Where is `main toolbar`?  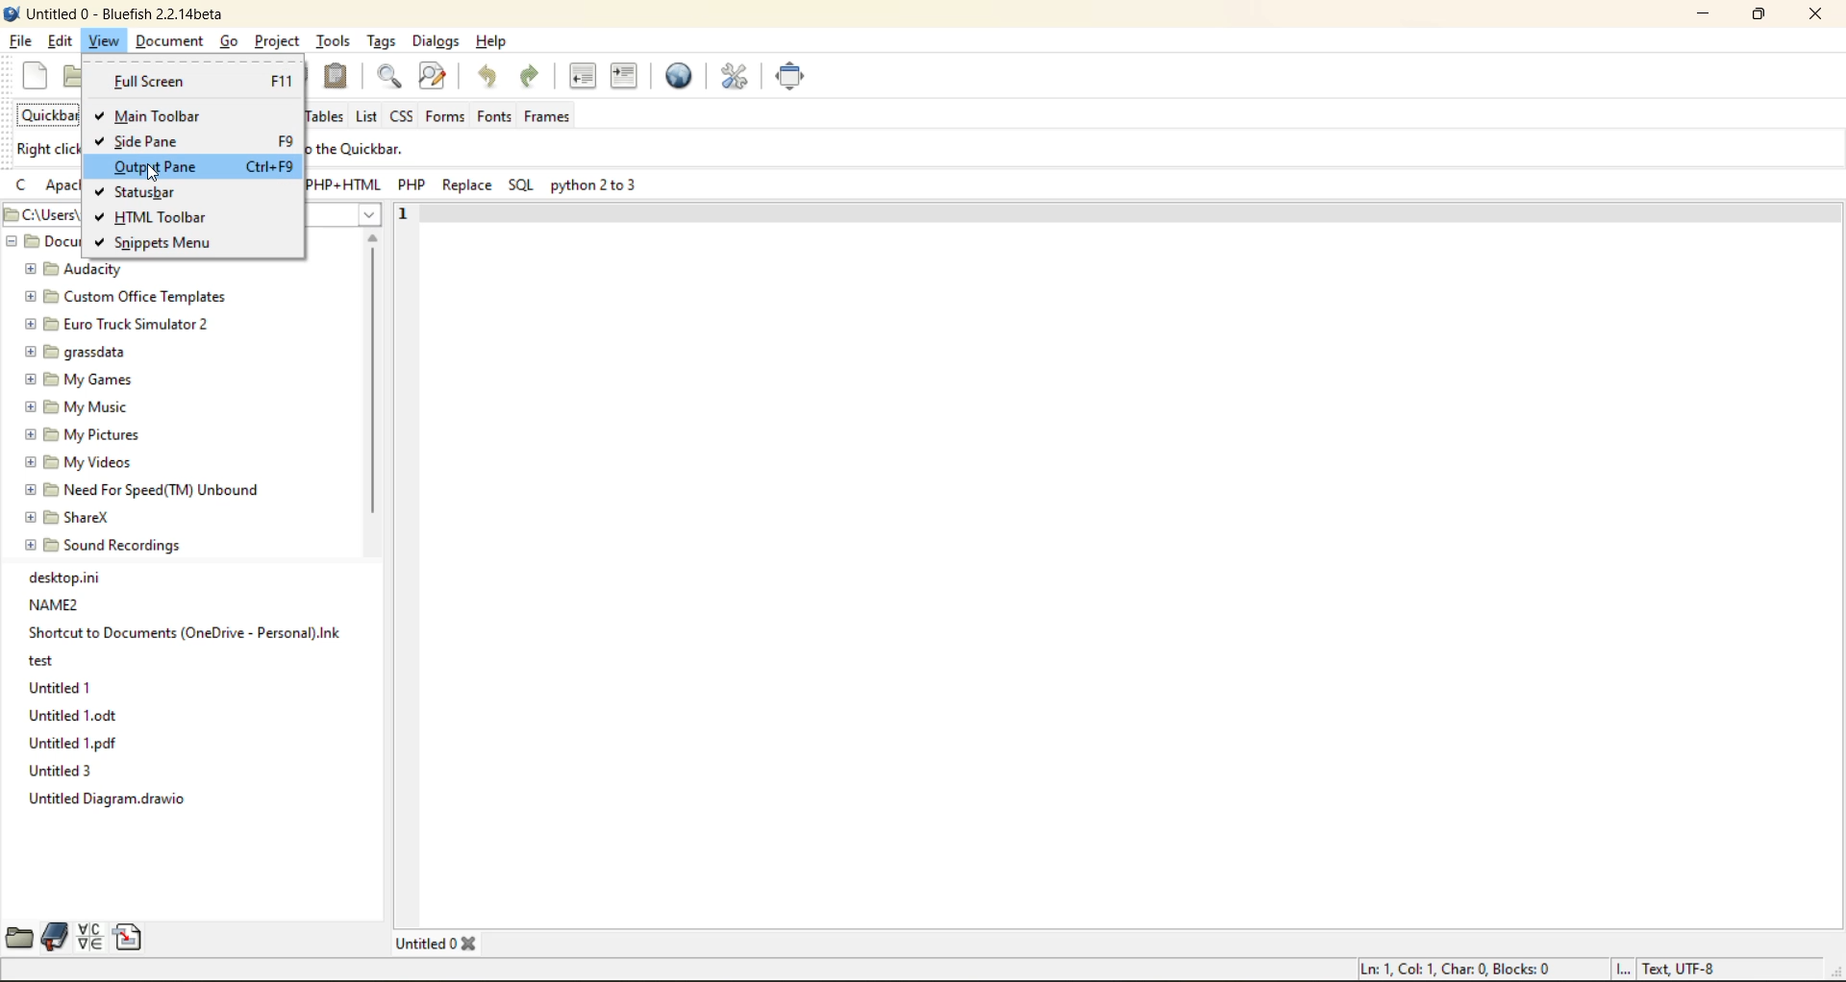
main toolbar is located at coordinates (162, 114).